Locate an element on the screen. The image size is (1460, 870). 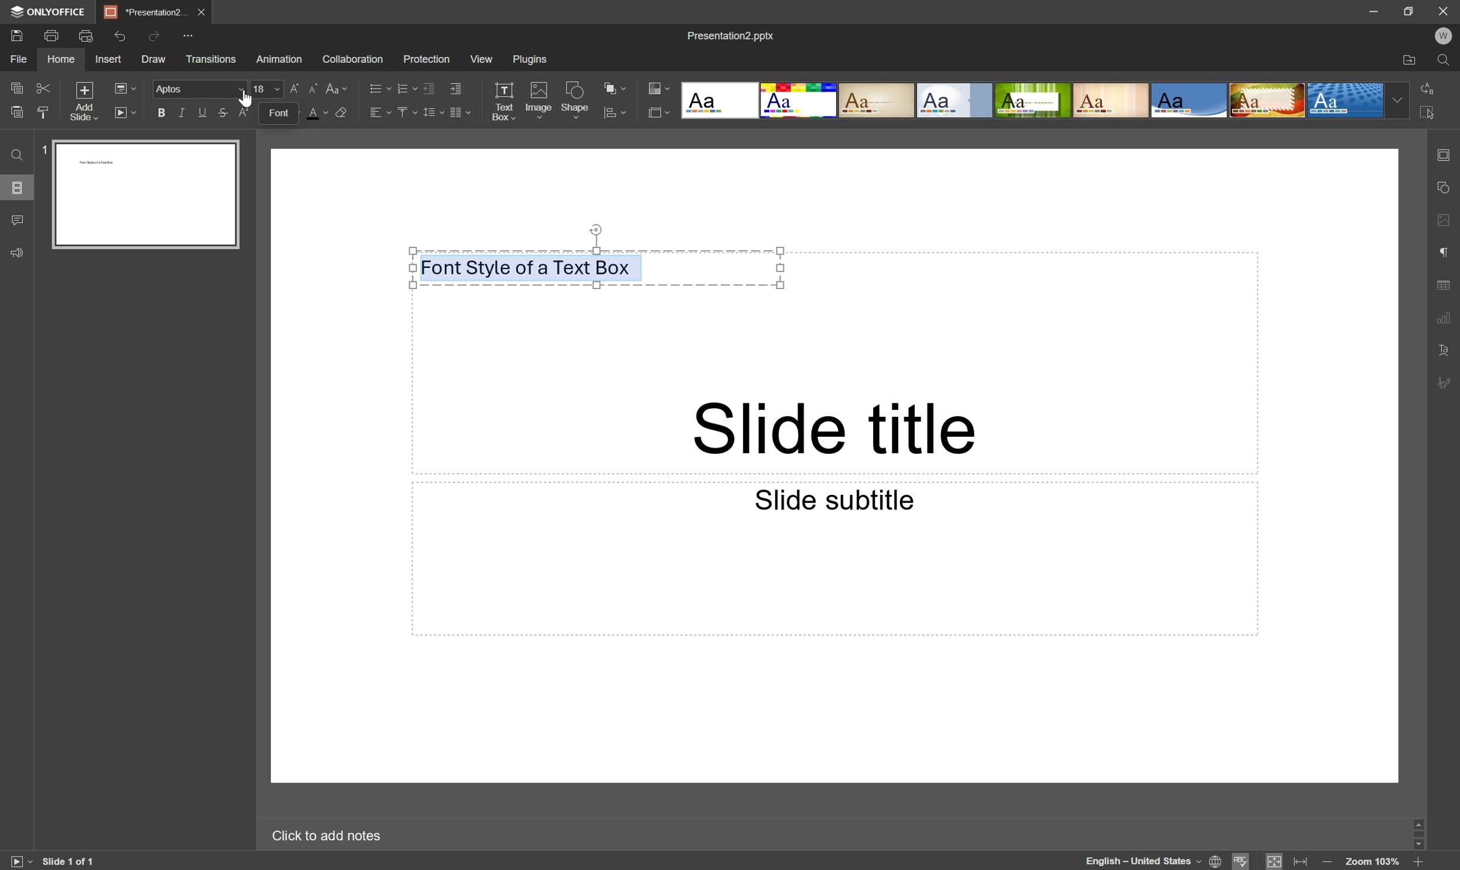
Draw is located at coordinates (155, 57).